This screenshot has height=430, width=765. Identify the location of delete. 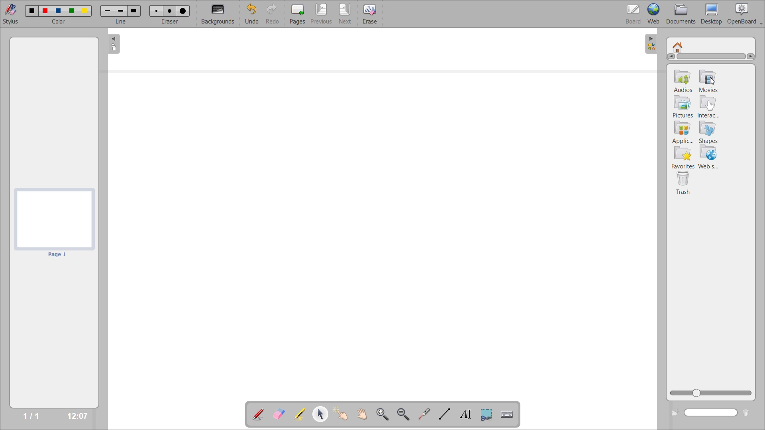
(747, 412).